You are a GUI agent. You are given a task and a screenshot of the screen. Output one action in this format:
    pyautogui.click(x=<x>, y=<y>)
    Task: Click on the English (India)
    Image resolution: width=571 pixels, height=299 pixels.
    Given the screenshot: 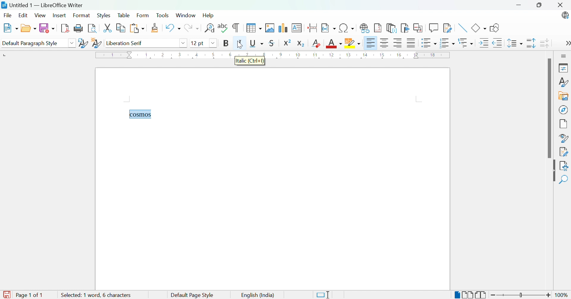 What is the action you would take?
    pyautogui.click(x=257, y=295)
    